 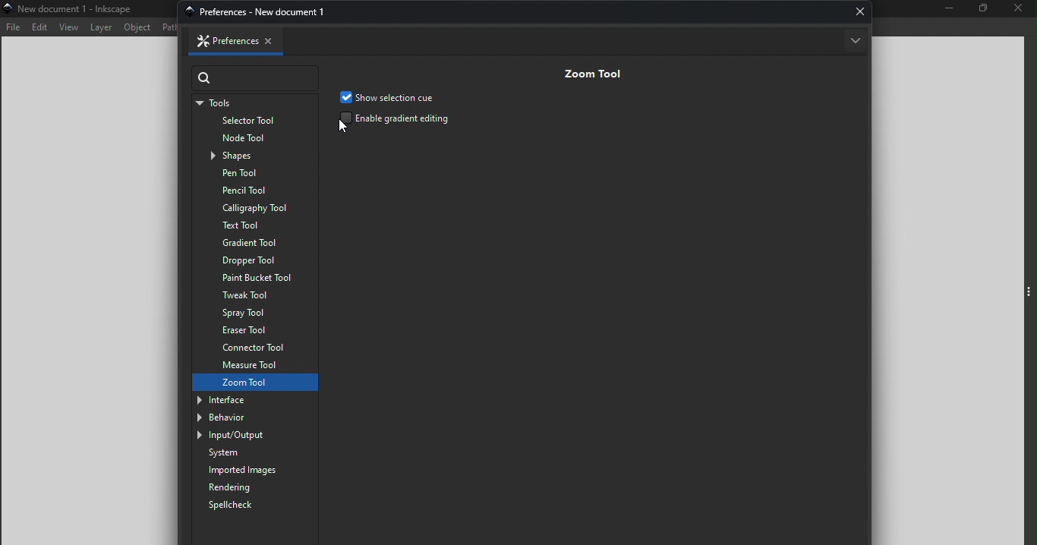 I want to click on Behavior, so click(x=236, y=416).